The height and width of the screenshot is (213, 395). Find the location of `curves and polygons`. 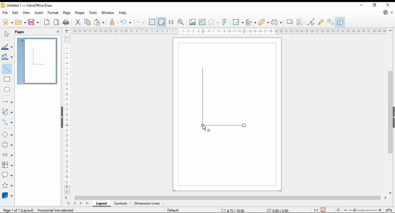

curves and polygons is located at coordinates (8, 112).